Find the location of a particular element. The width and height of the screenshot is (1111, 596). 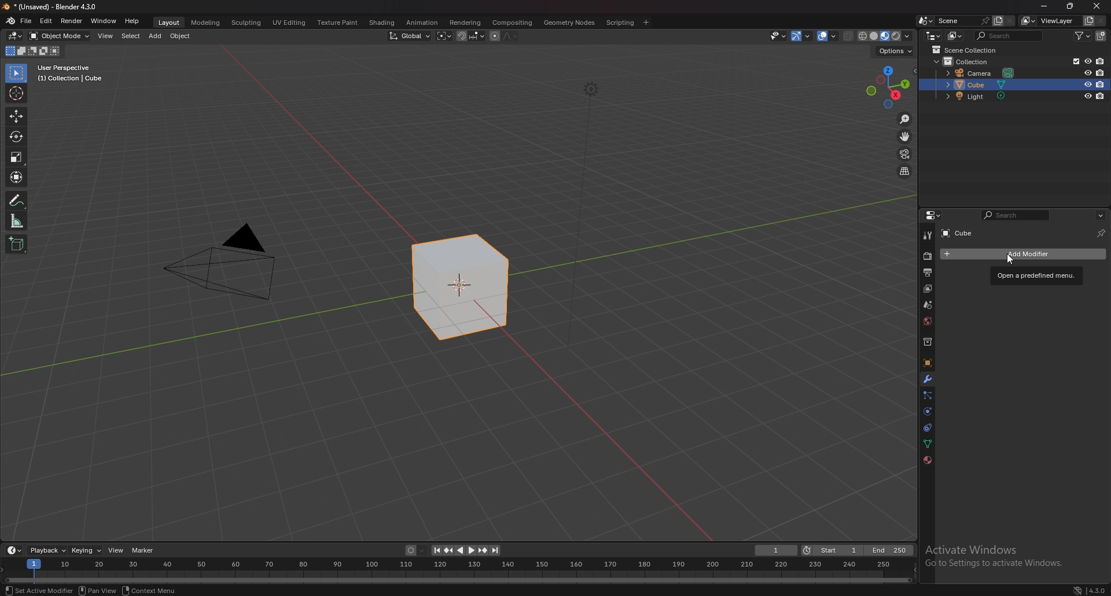

editor type is located at coordinates (935, 216).